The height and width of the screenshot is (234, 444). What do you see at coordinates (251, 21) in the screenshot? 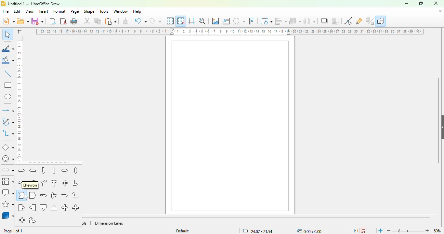
I see `insert fontwork text` at bounding box center [251, 21].